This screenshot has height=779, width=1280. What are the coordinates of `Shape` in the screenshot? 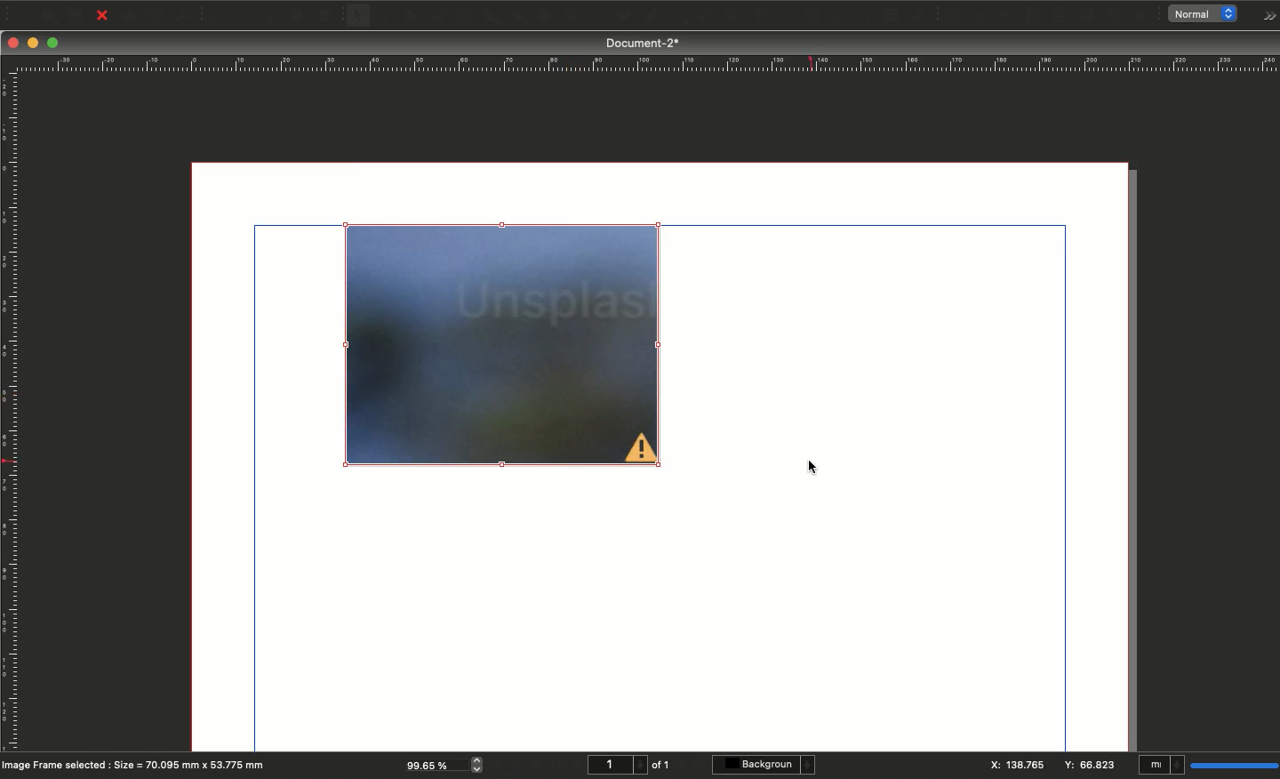 It's located at (493, 17).